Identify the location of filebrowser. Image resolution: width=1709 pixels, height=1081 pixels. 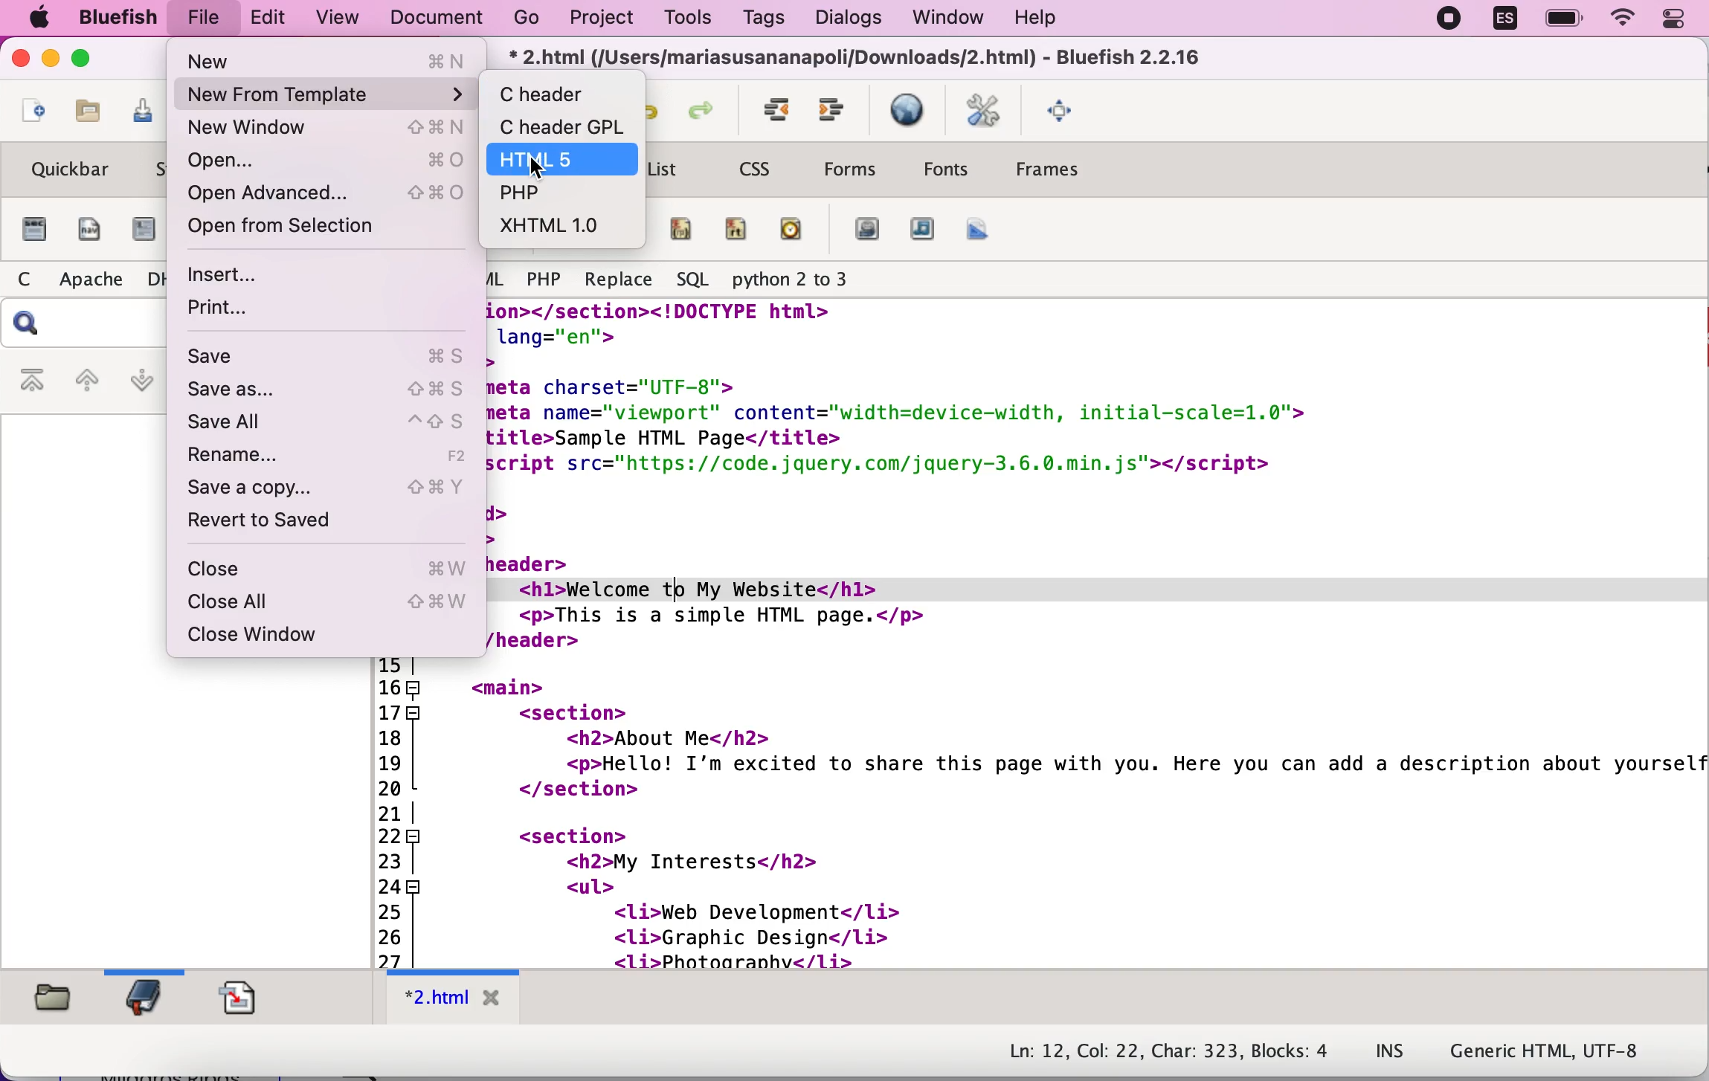
(58, 1005).